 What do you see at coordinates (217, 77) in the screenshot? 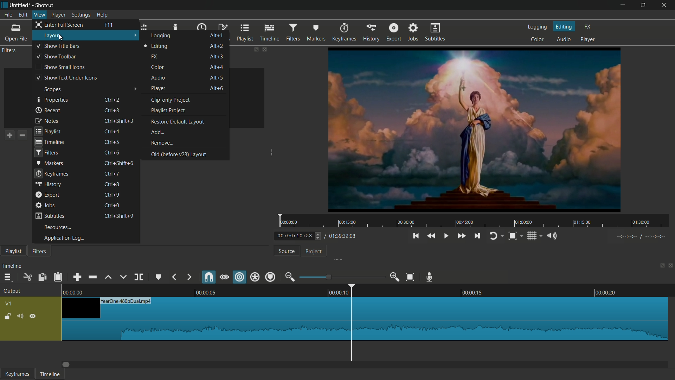
I see `keyboard shortcut` at bounding box center [217, 77].